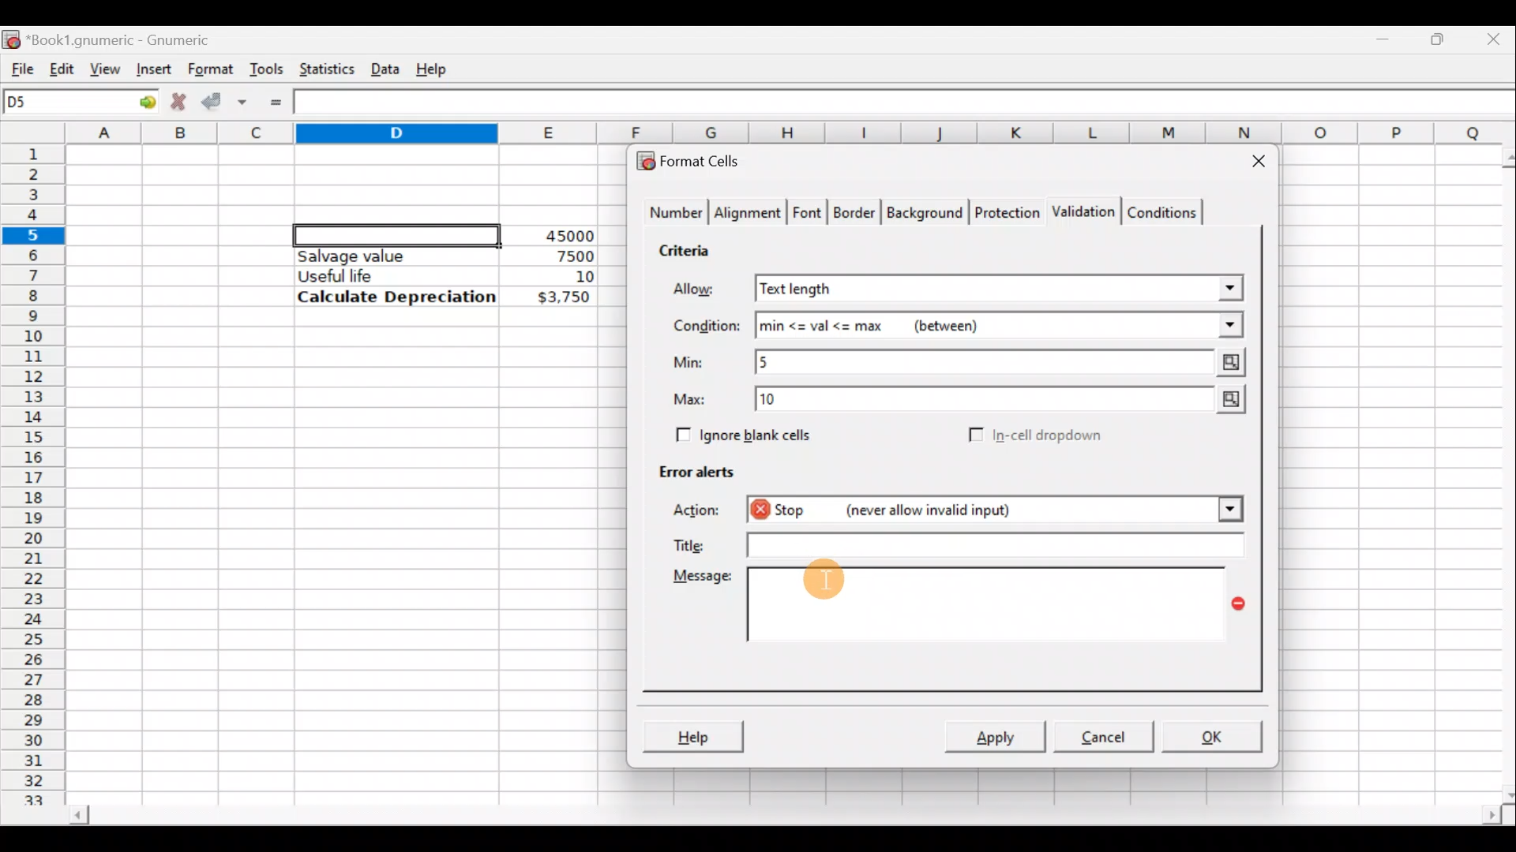 Image resolution: width=1516 pixels, height=852 pixels. I want to click on Scroll bar, so click(782, 817).